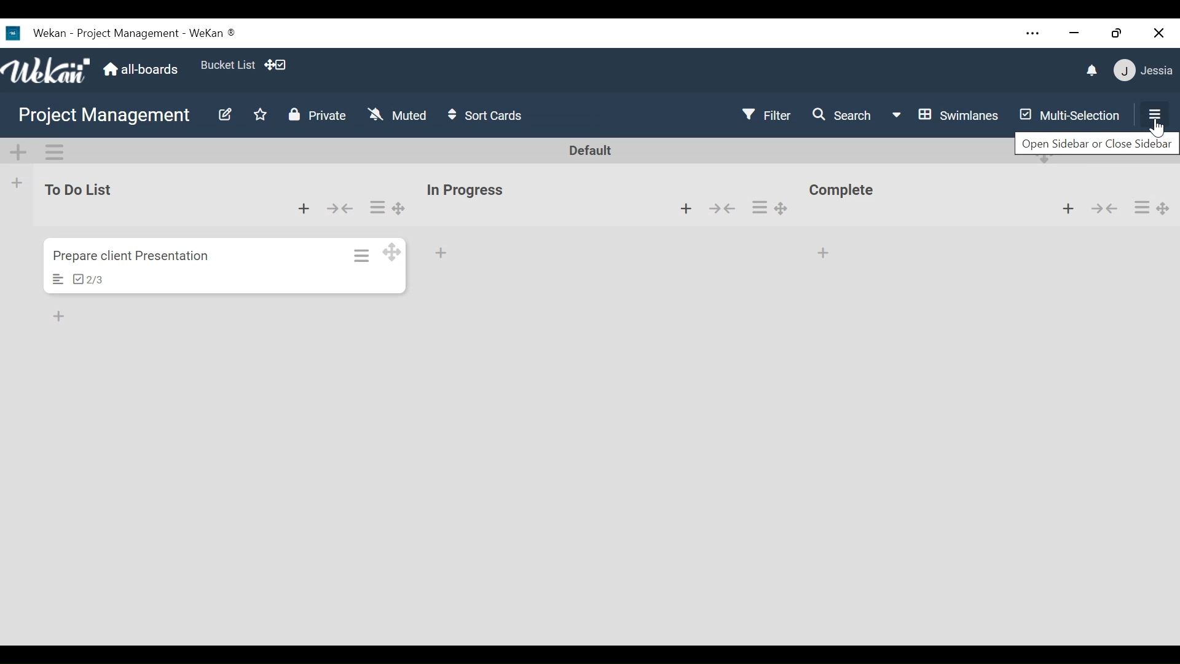 This screenshot has width=1180, height=664. I want to click on List Title, so click(846, 192).